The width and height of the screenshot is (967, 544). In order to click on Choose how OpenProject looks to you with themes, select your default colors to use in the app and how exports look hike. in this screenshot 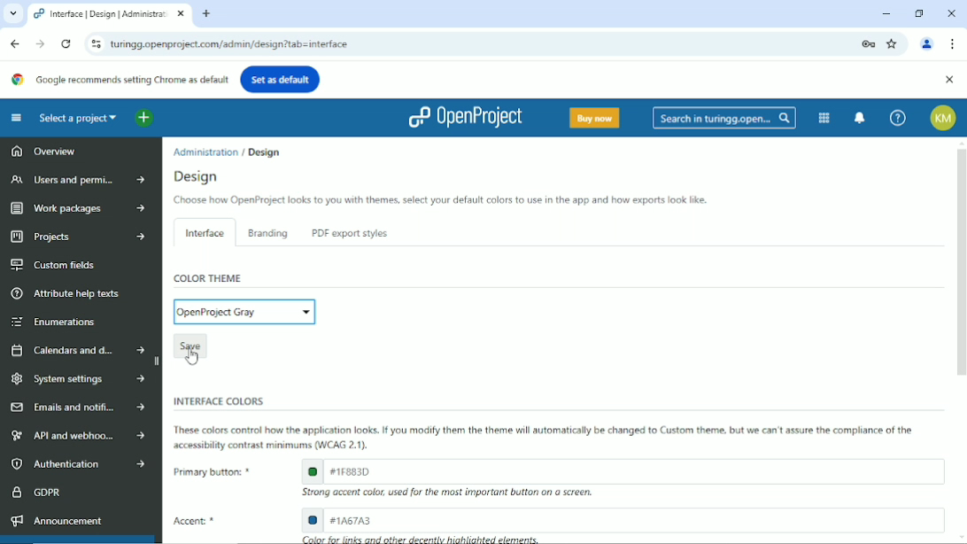, I will do `click(438, 201)`.